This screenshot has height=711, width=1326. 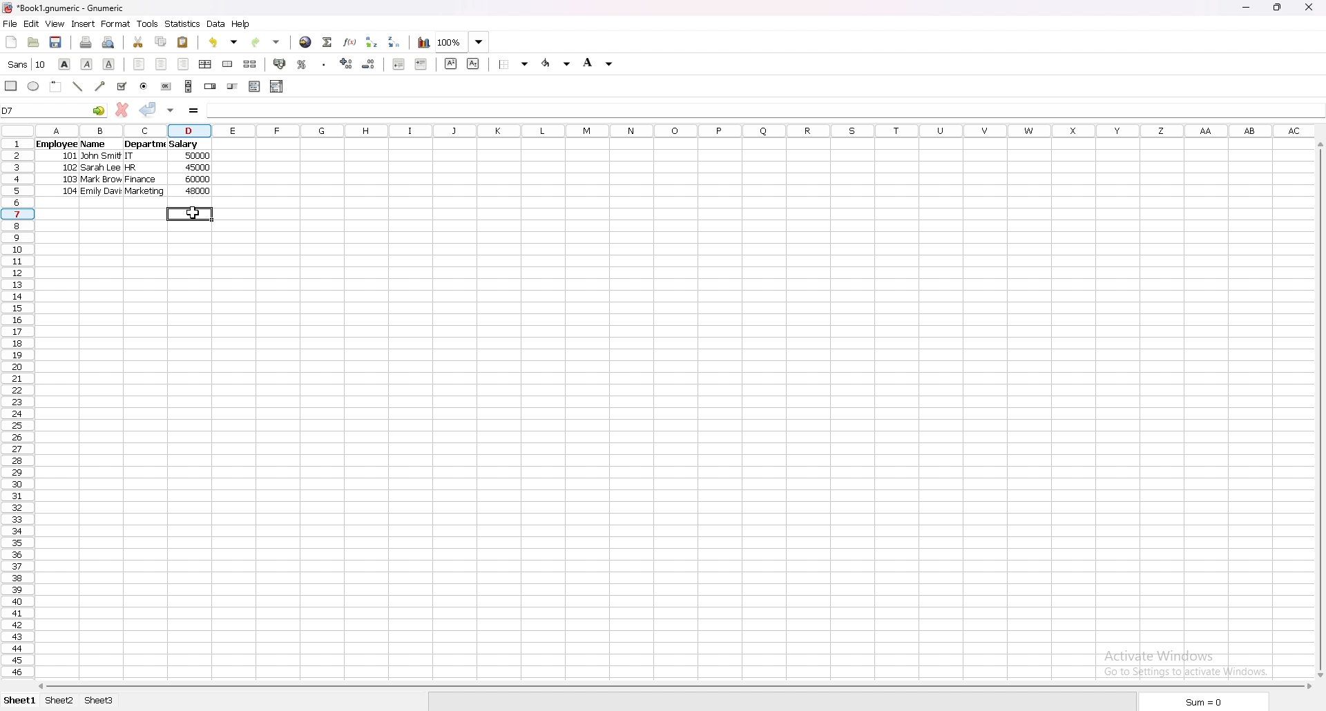 What do you see at coordinates (115, 23) in the screenshot?
I see `format` at bounding box center [115, 23].